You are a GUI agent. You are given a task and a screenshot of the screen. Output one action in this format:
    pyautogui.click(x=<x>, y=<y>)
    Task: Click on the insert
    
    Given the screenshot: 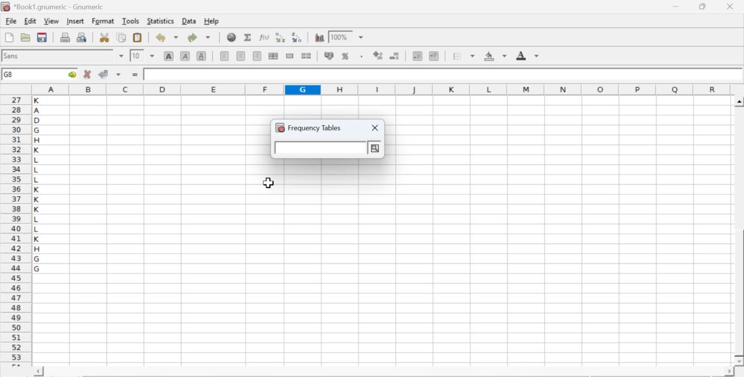 What is the action you would take?
    pyautogui.click(x=74, y=20)
    